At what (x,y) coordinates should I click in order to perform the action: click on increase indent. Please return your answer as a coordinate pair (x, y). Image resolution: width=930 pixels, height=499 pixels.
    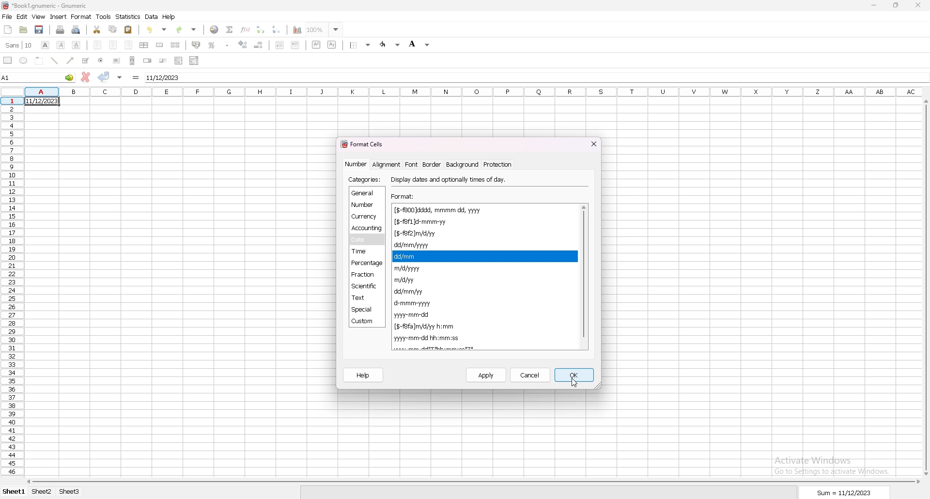
    Looking at the image, I should click on (243, 45).